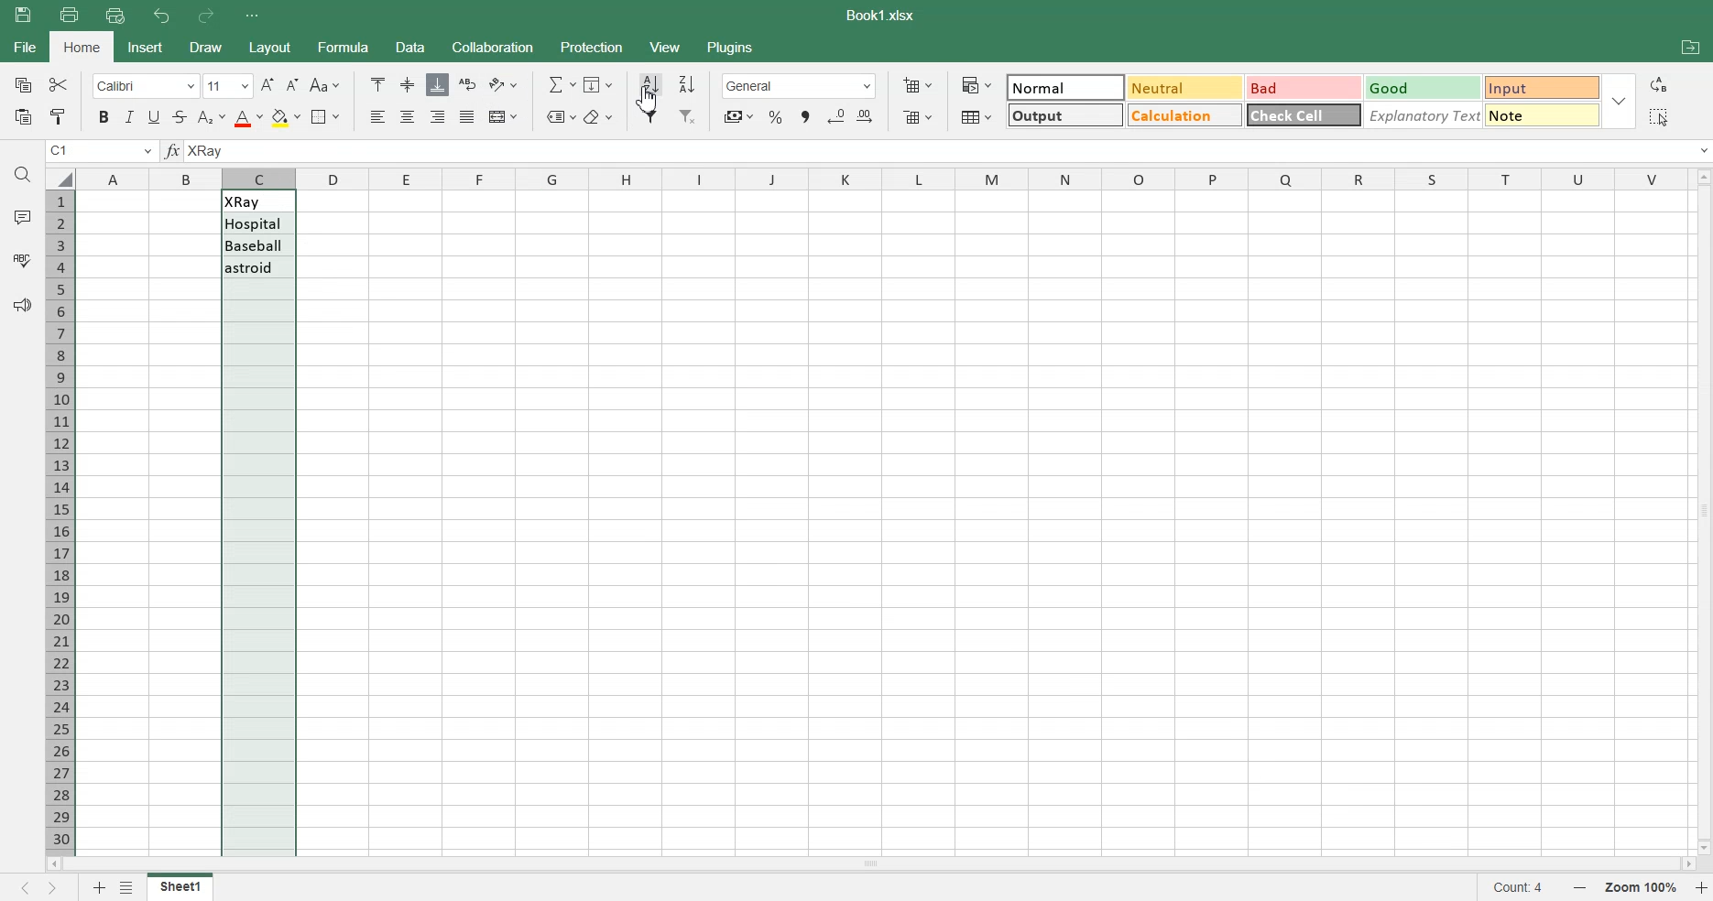 The image size is (1713, 901). I want to click on File, so click(180, 887).